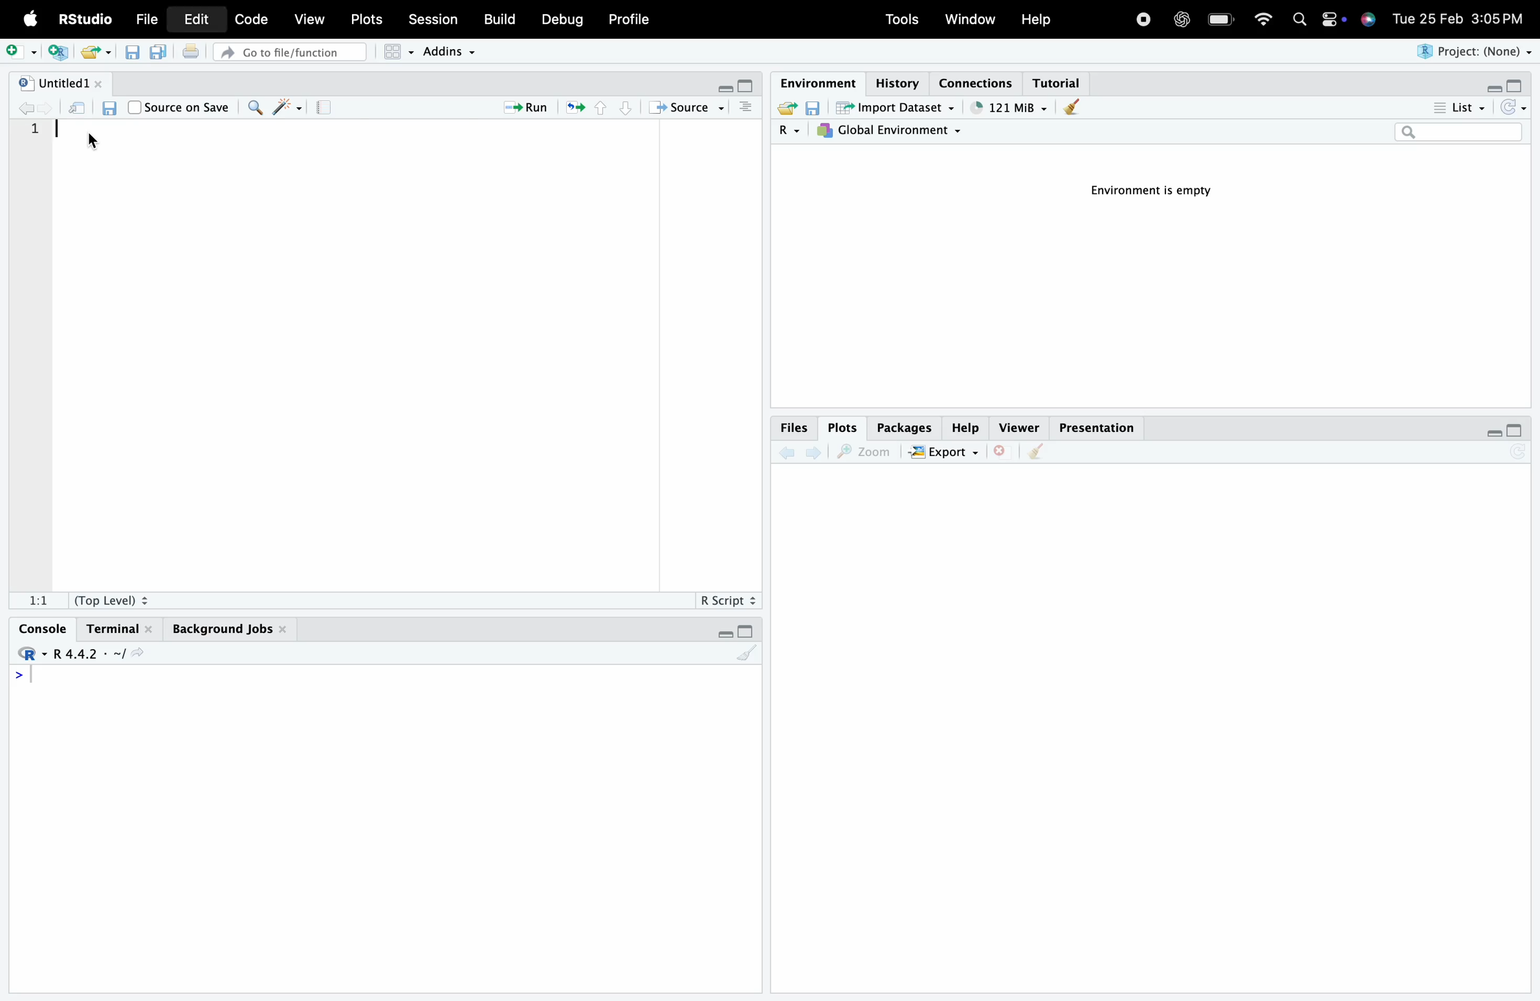  Describe the element at coordinates (1040, 452) in the screenshot. I see `Clear console (Ctrl + L)` at that location.